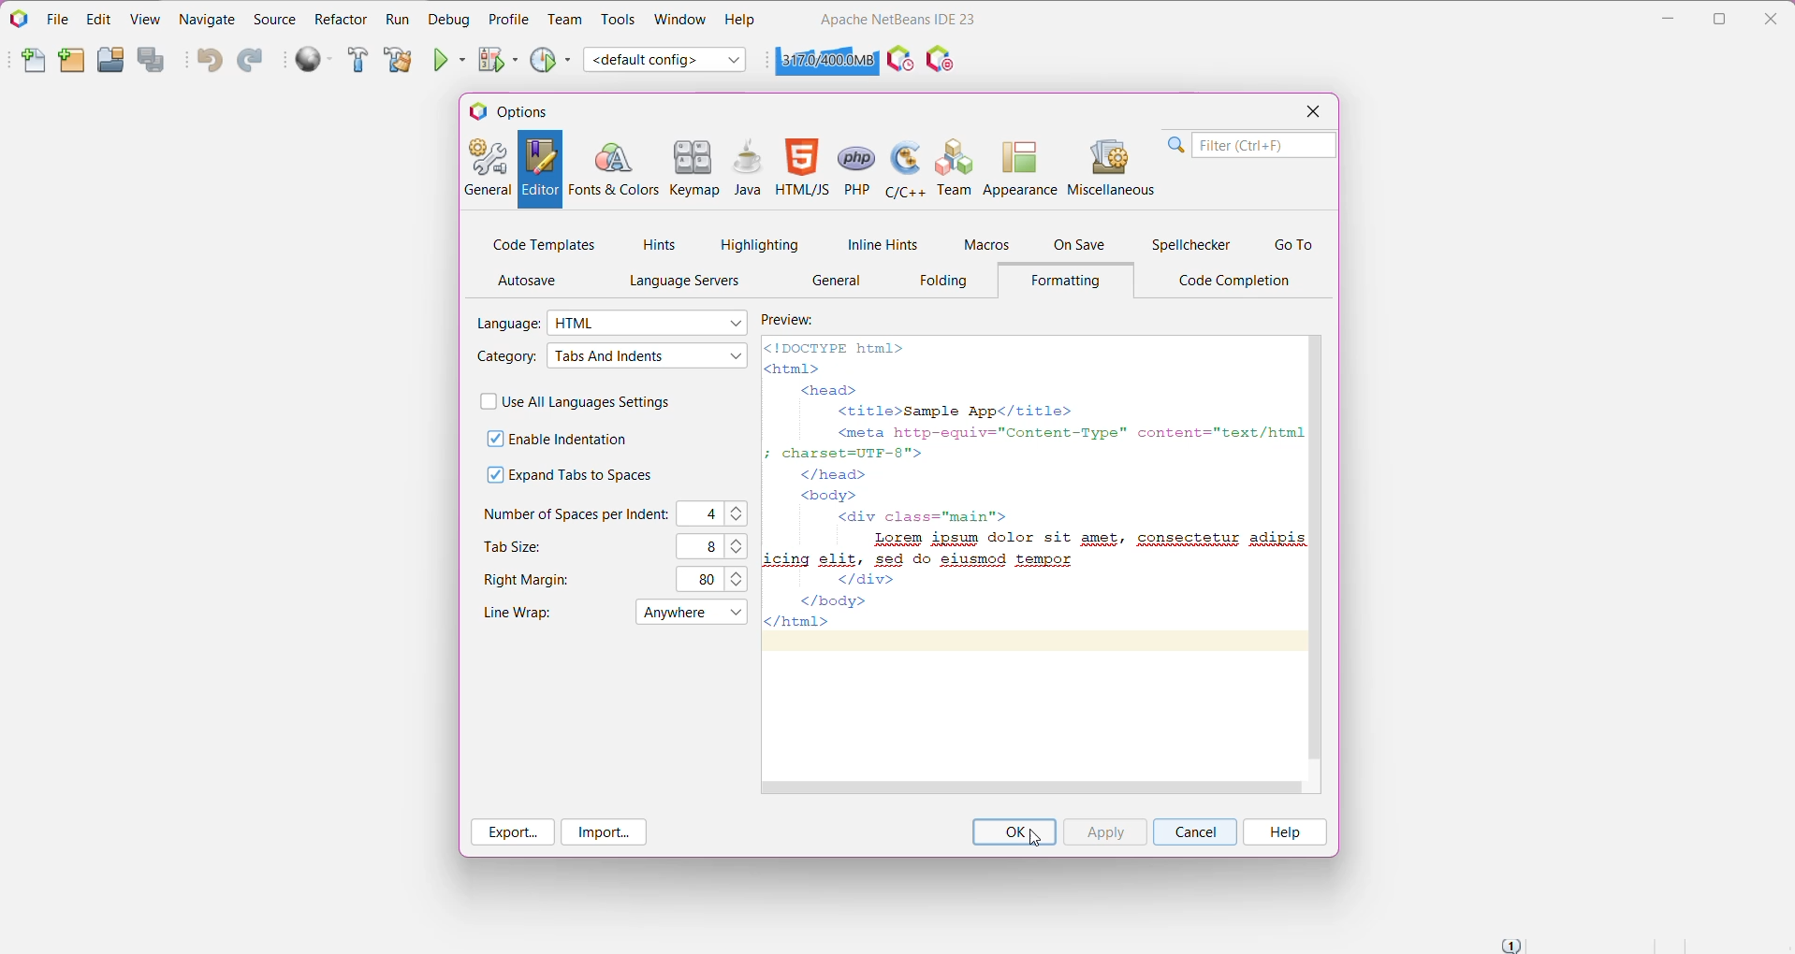 Image resolution: width=1795 pixels, height=954 pixels. Describe the element at coordinates (695, 169) in the screenshot. I see `Keymap` at that location.